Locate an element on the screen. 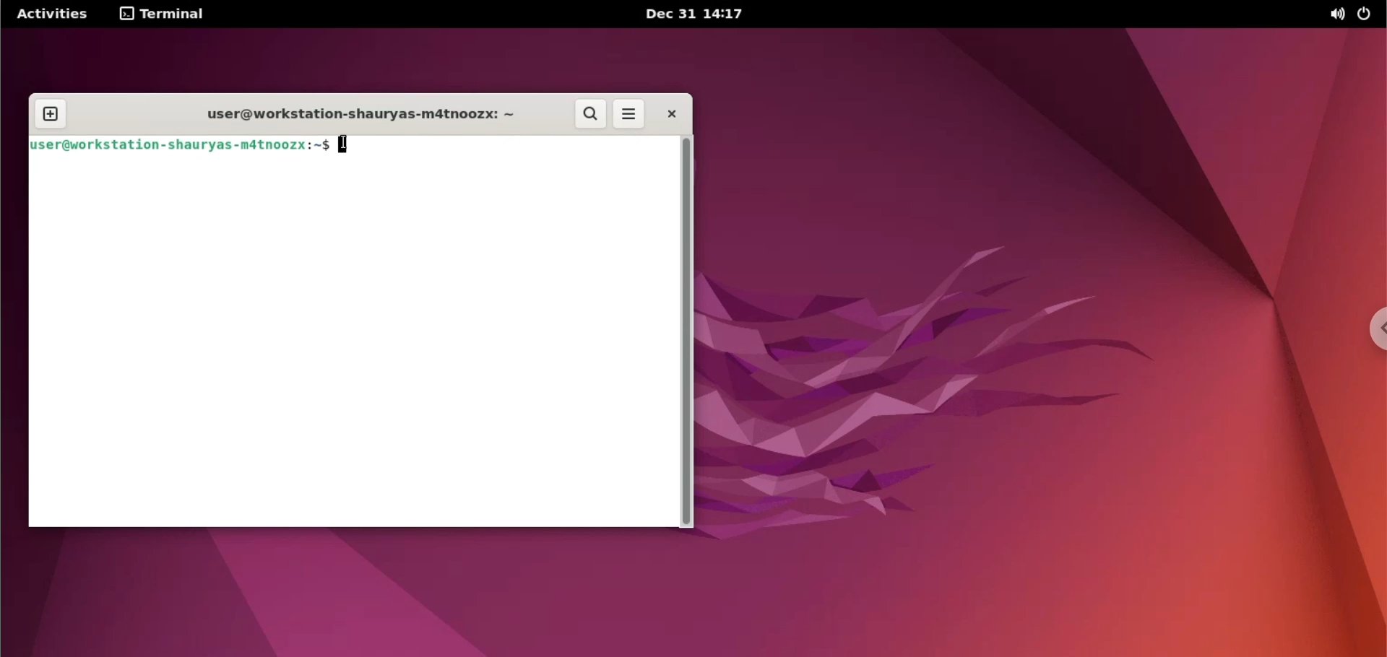 The height and width of the screenshot is (657, 1387). command input box is located at coordinates (348, 343).